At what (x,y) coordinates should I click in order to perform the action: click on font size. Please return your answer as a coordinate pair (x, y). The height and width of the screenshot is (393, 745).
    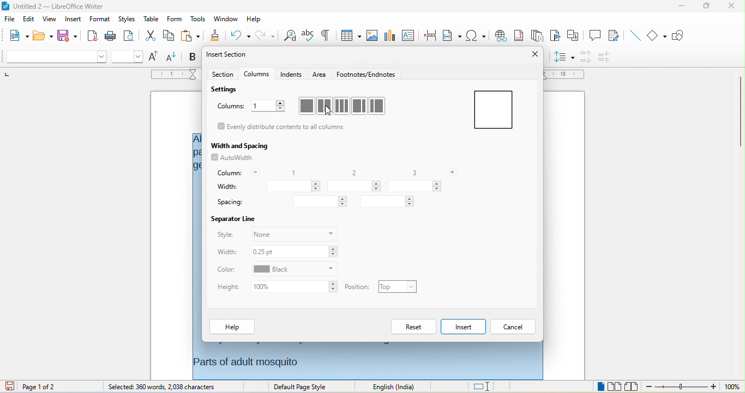
    Looking at the image, I should click on (128, 57).